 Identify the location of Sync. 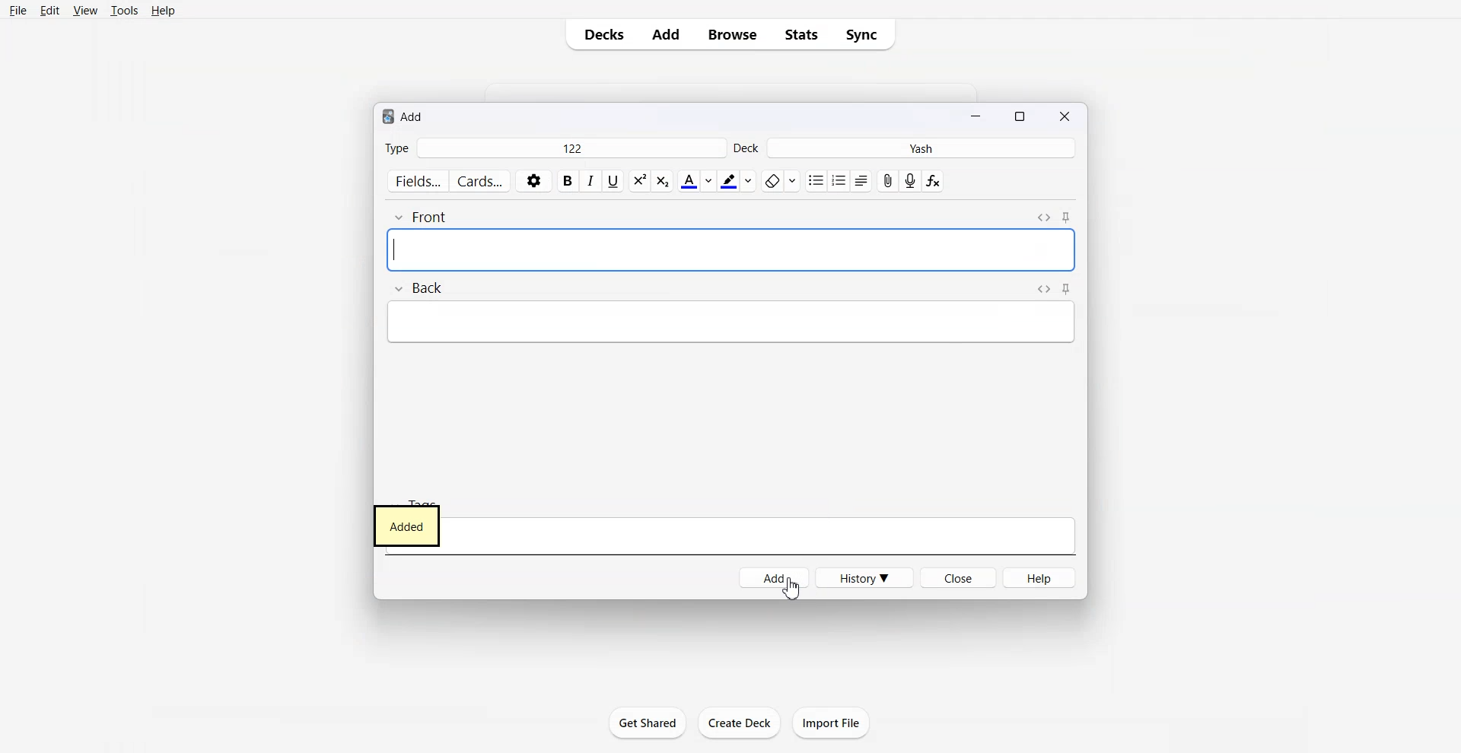
(868, 35).